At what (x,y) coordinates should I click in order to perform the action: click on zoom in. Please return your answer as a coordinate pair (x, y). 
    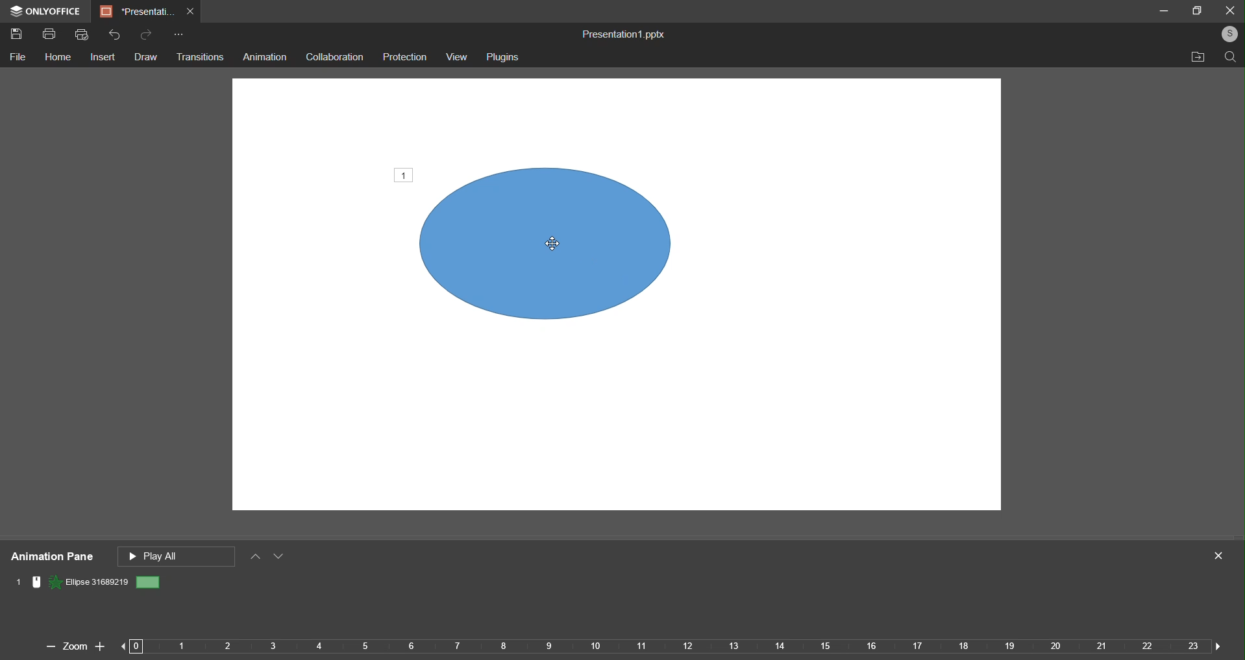
    Looking at the image, I should click on (100, 644).